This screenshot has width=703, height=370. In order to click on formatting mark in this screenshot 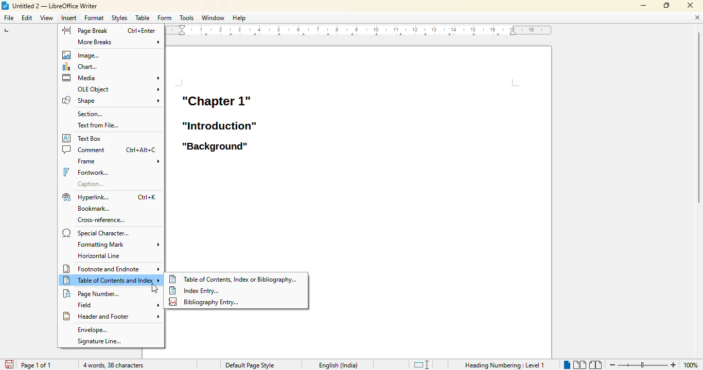, I will do `click(118, 244)`.